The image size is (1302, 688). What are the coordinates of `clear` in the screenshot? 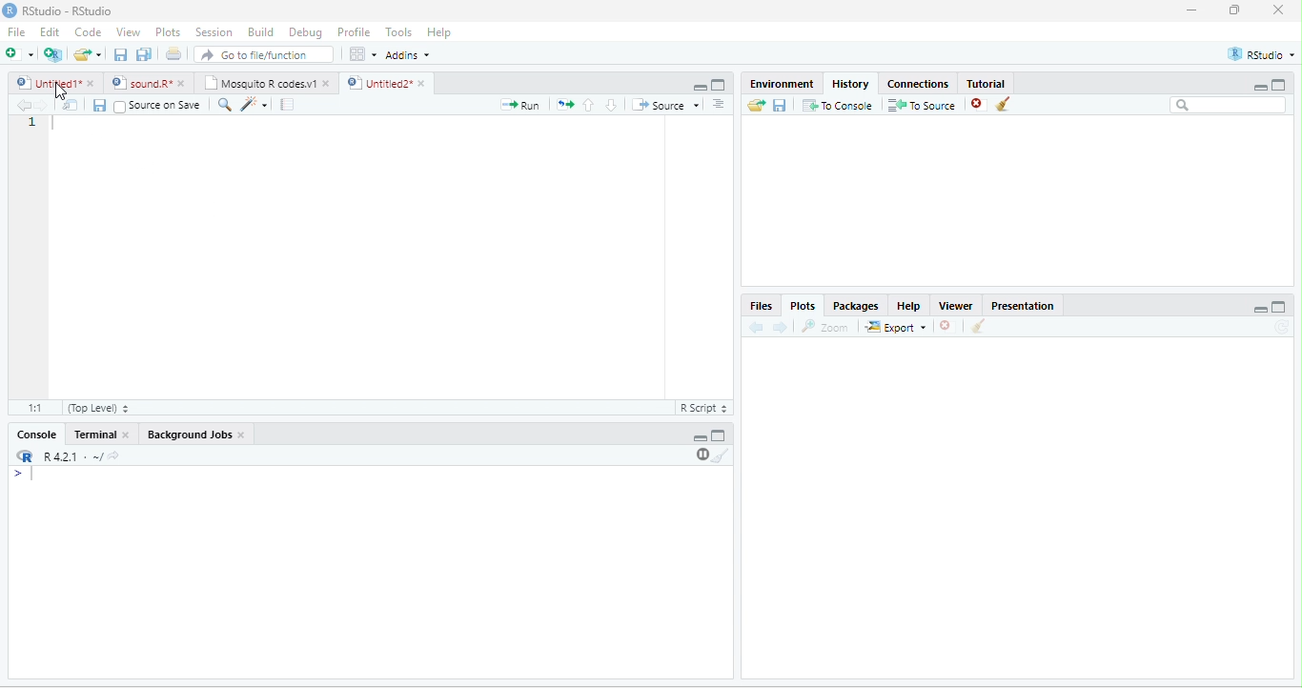 It's located at (1003, 104).